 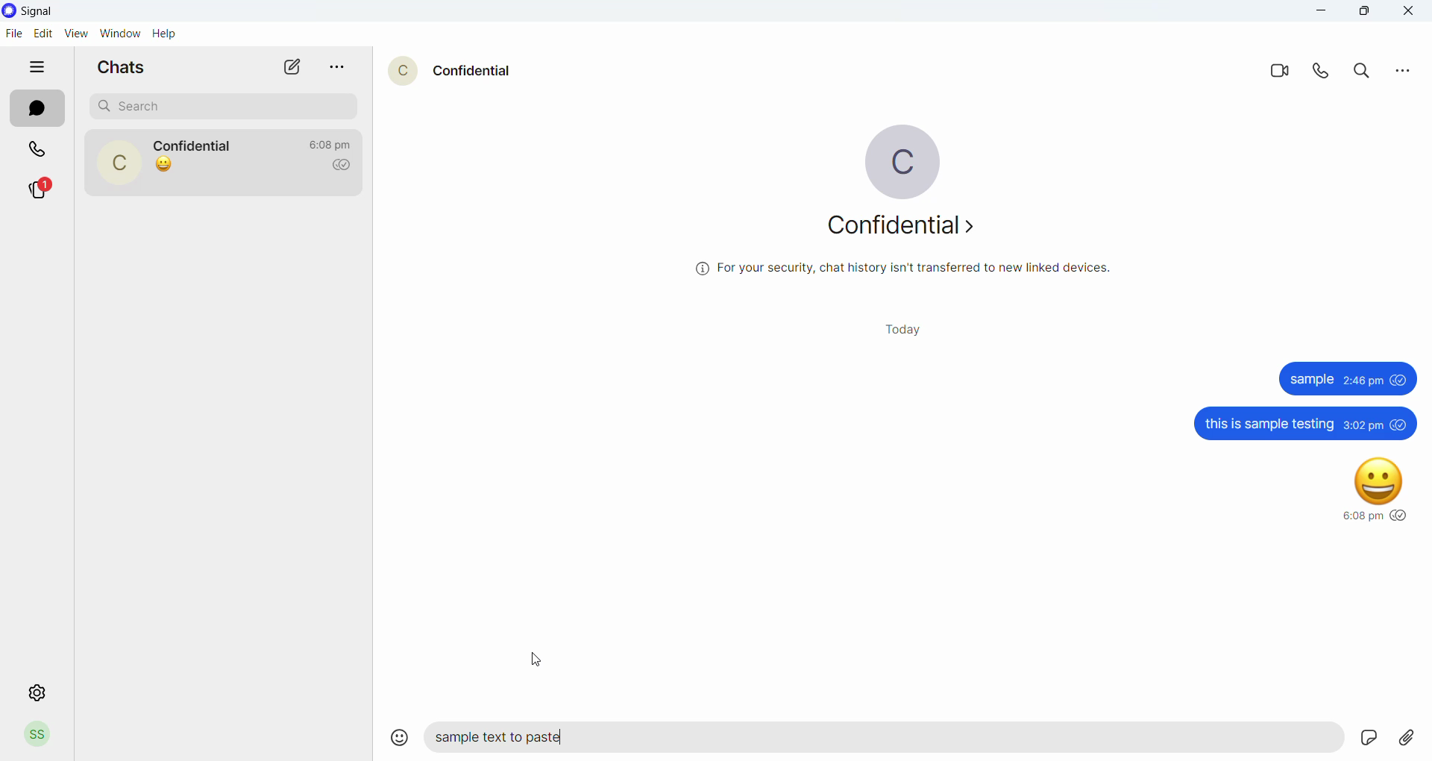 I want to click on security information, so click(x=902, y=273).